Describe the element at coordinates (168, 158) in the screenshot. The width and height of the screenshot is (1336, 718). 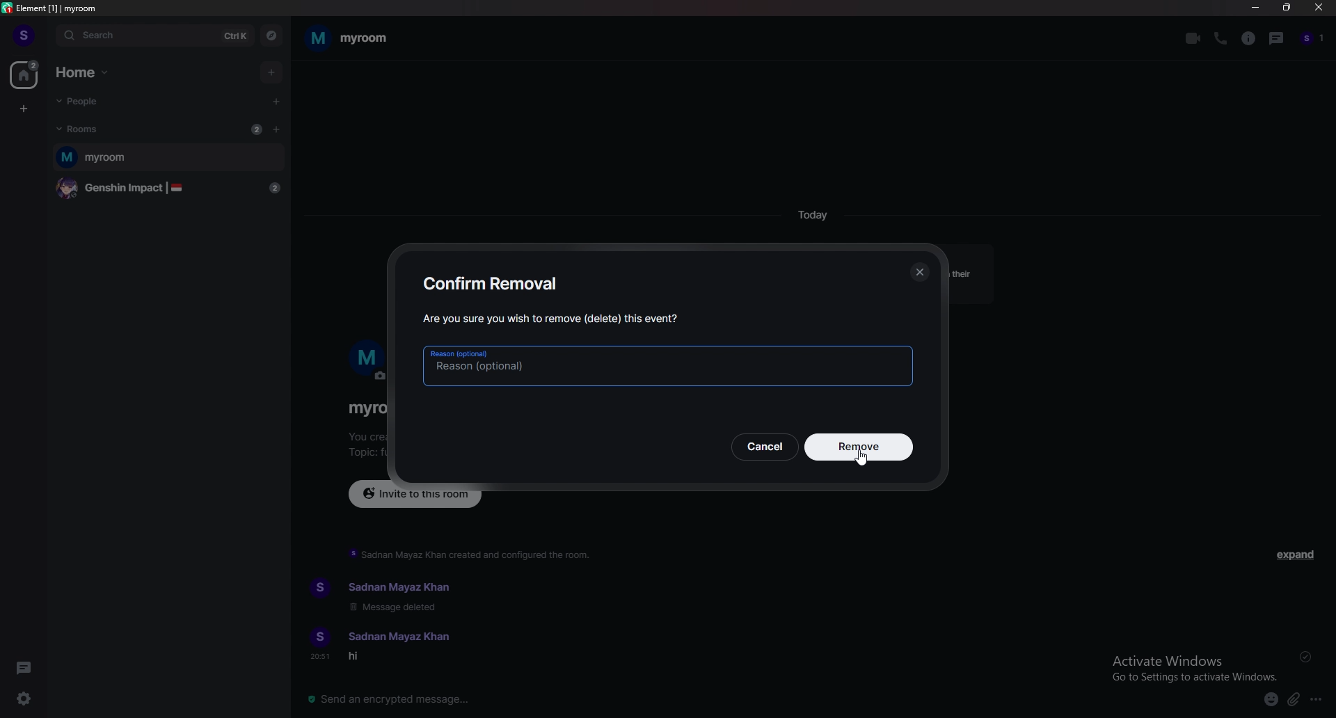
I see `myroom` at that location.